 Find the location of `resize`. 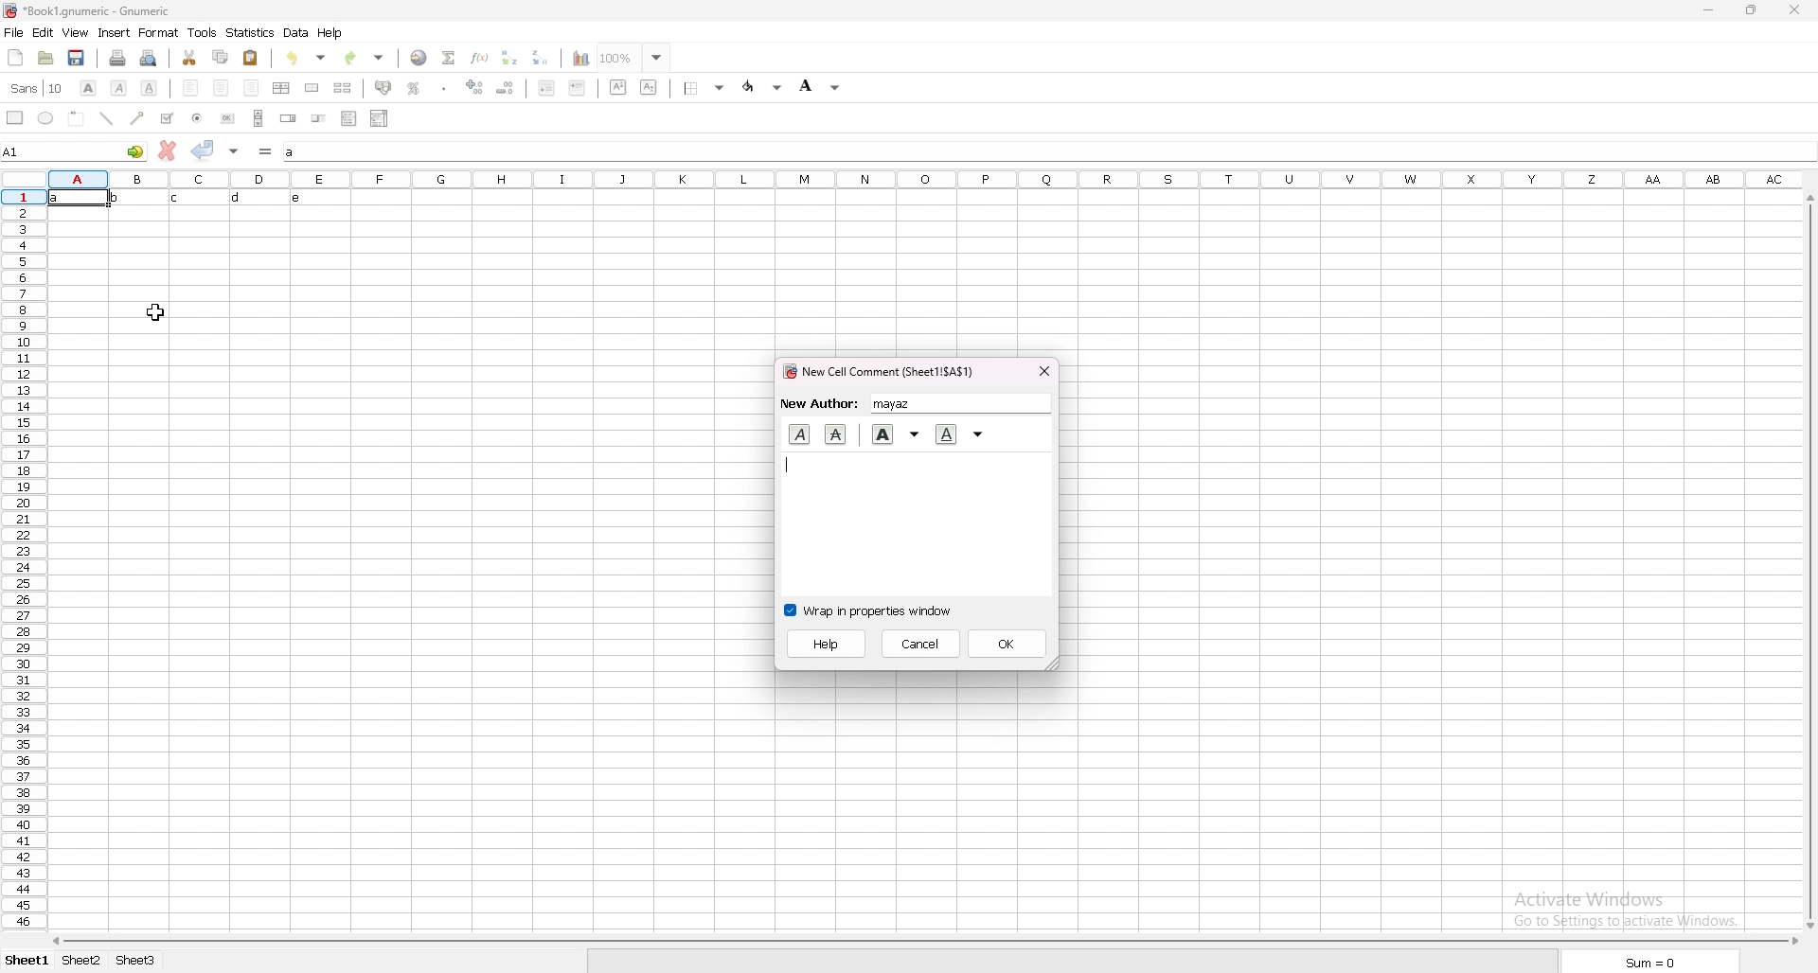

resize is located at coordinates (1749, 10).